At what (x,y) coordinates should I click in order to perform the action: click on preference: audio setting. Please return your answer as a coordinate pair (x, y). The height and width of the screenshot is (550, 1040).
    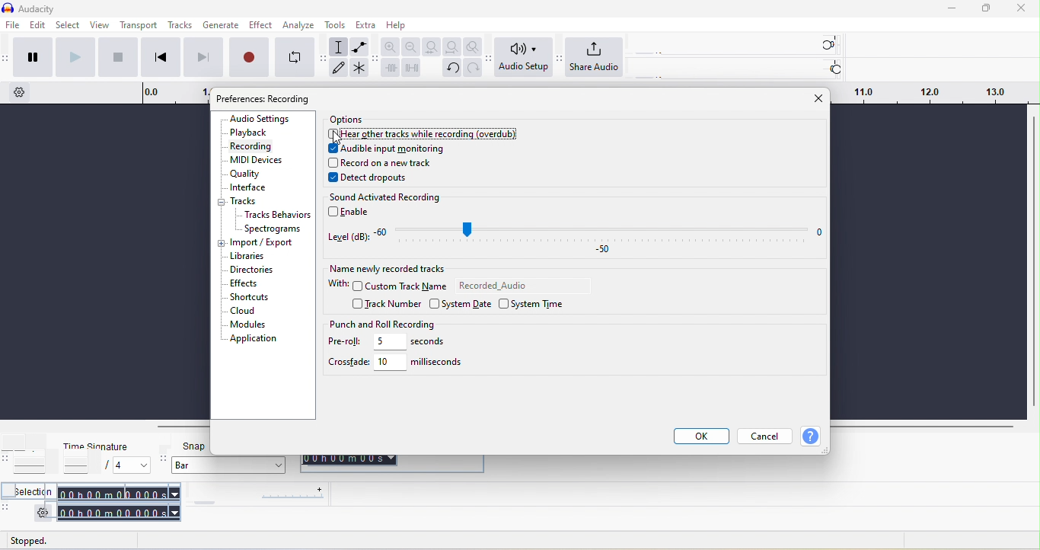
    Looking at the image, I should click on (276, 99).